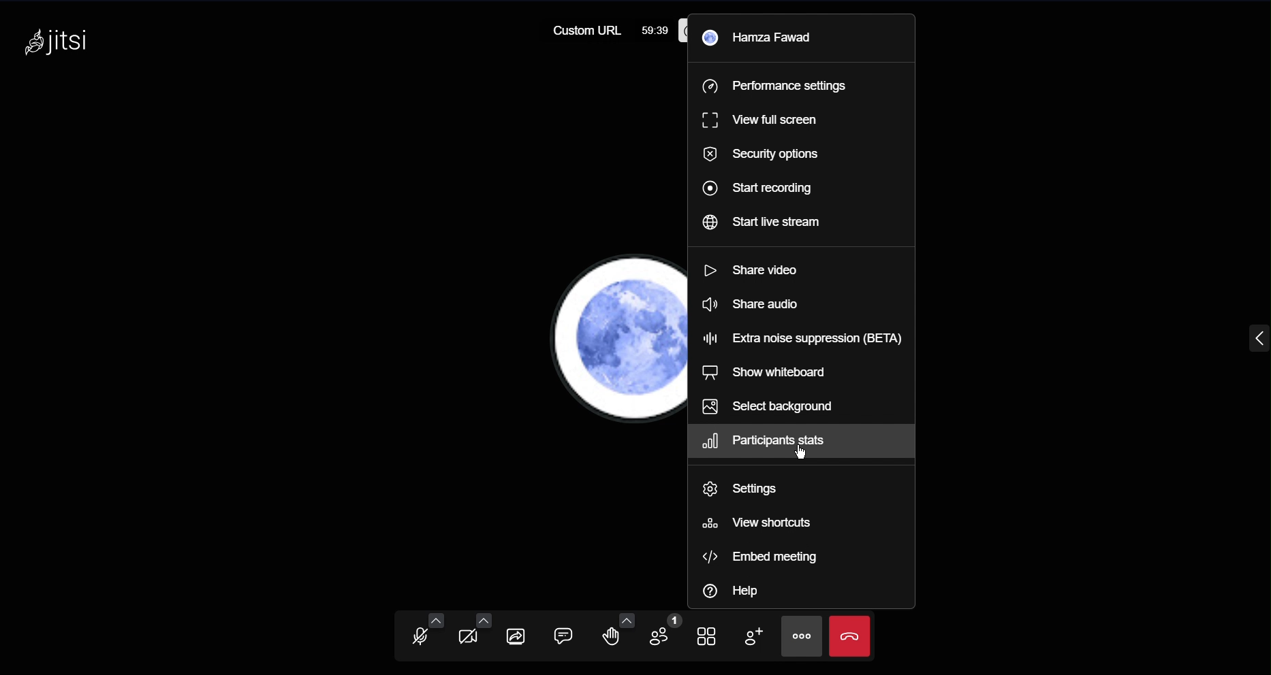 Image resolution: width=1271 pixels, height=675 pixels. I want to click on Participants, so click(666, 633).